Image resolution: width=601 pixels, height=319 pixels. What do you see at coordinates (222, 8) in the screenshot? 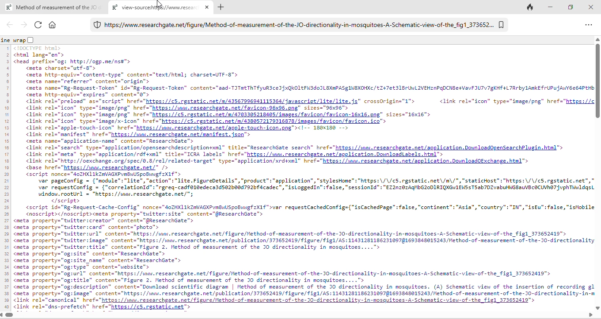
I see `add` at bounding box center [222, 8].